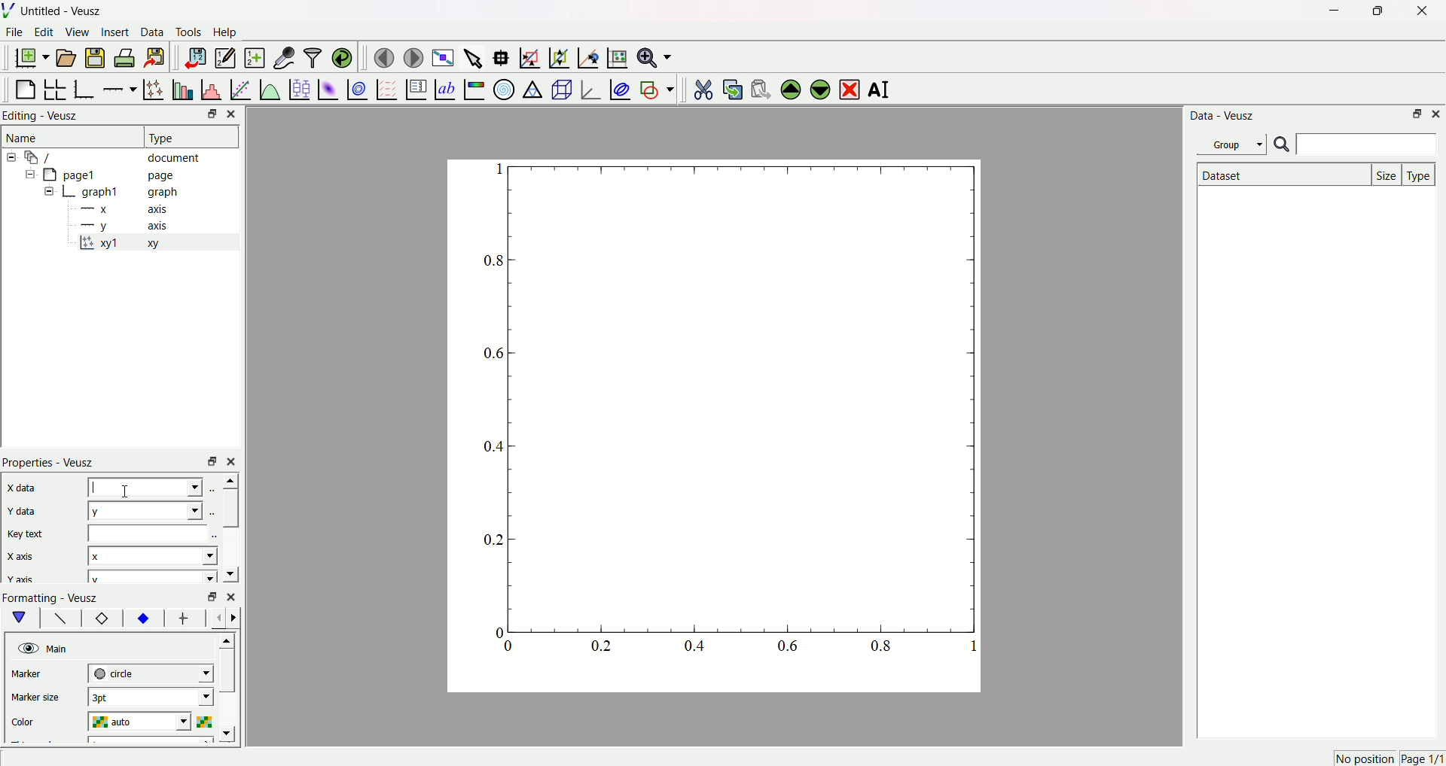 This screenshot has width=1446, height=766. What do you see at coordinates (253, 58) in the screenshot?
I see `create new datasets` at bounding box center [253, 58].